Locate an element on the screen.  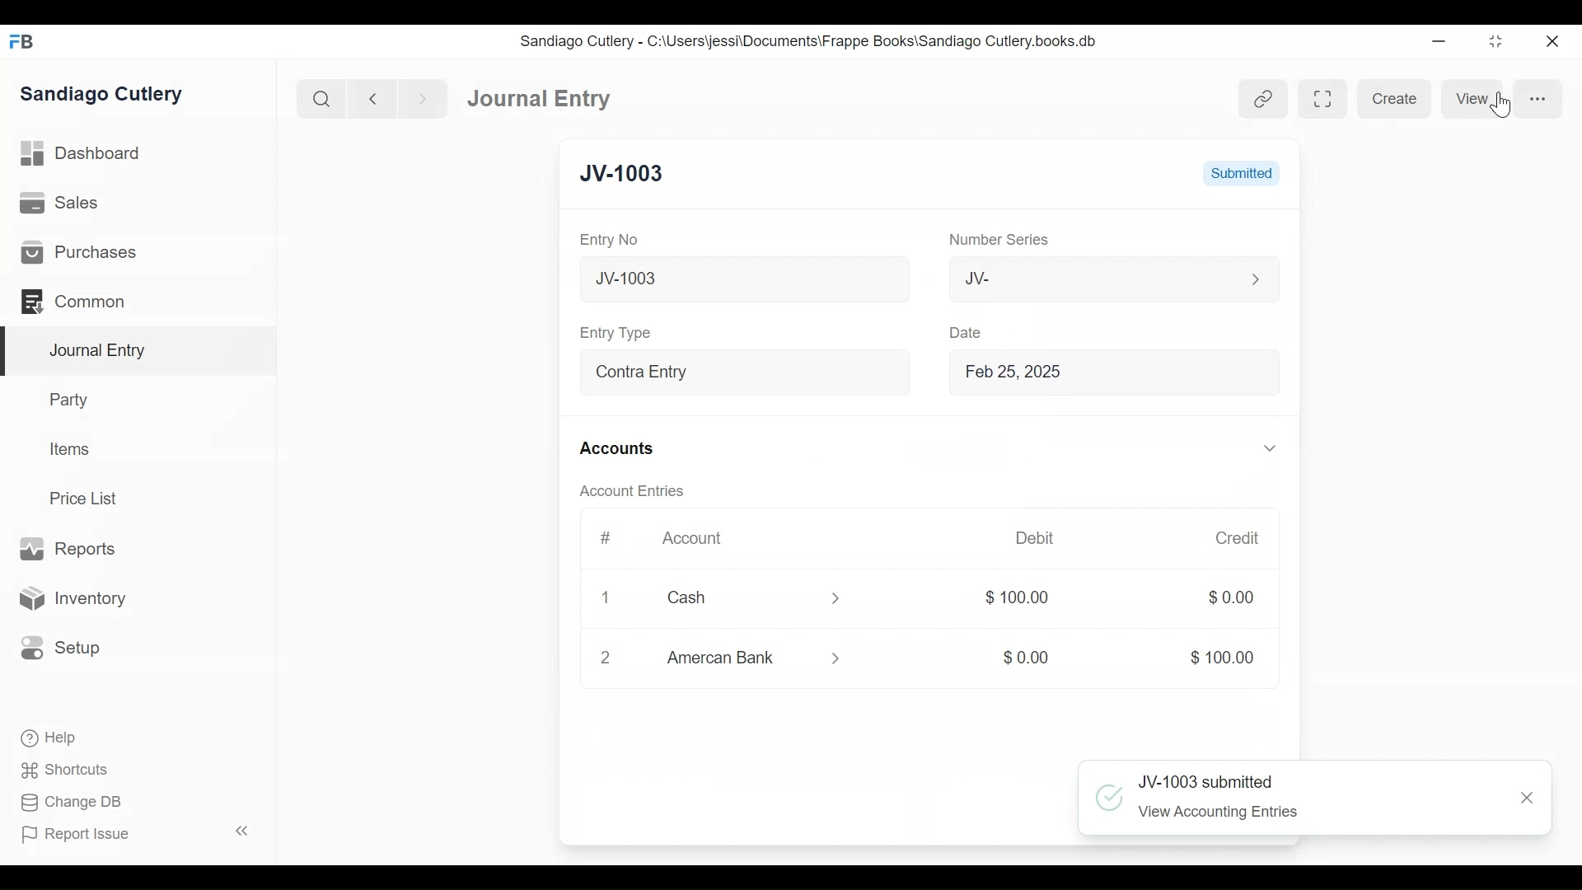
Sandiago Cutlery - C:\Users\jessi\Documents\Frappe Books\Sandiago Cutlery.books.db is located at coordinates (812, 43).